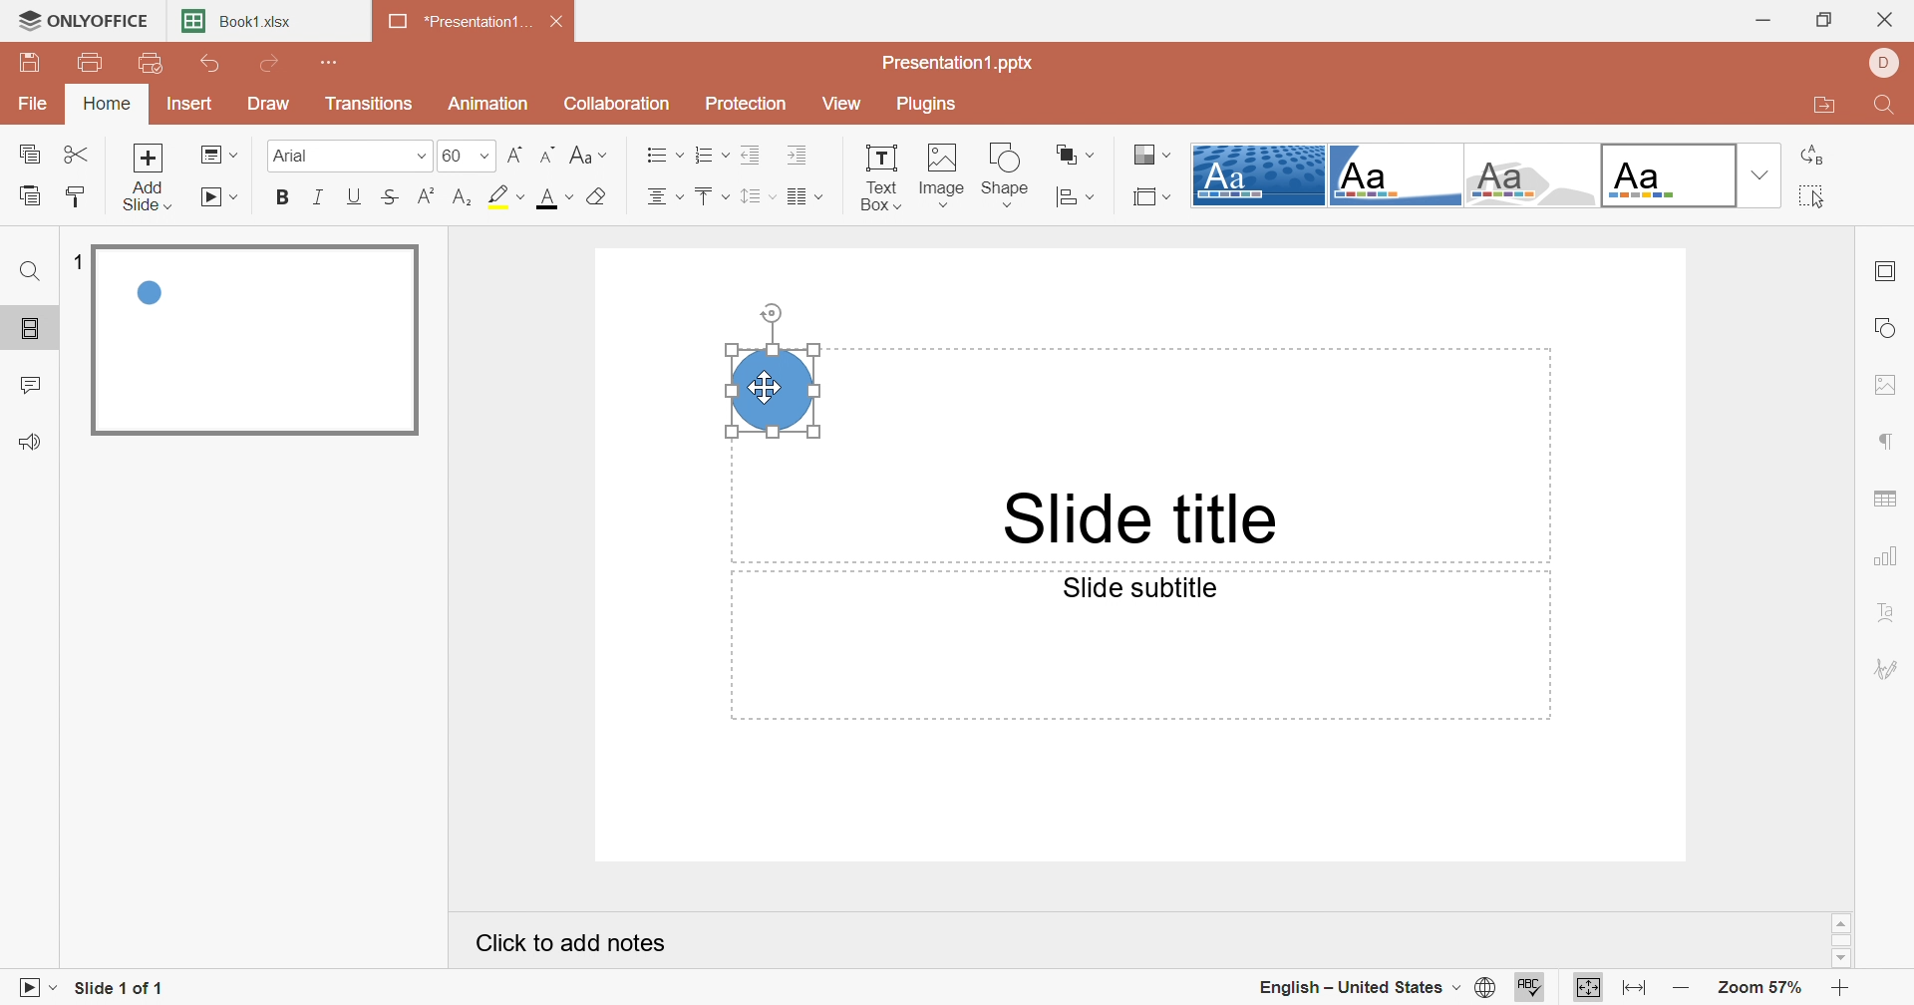 The height and width of the screenshot is (1005, 1914). Describe the element at coordinates (213, 64) in the screenshot. I see `Undo` at that location.